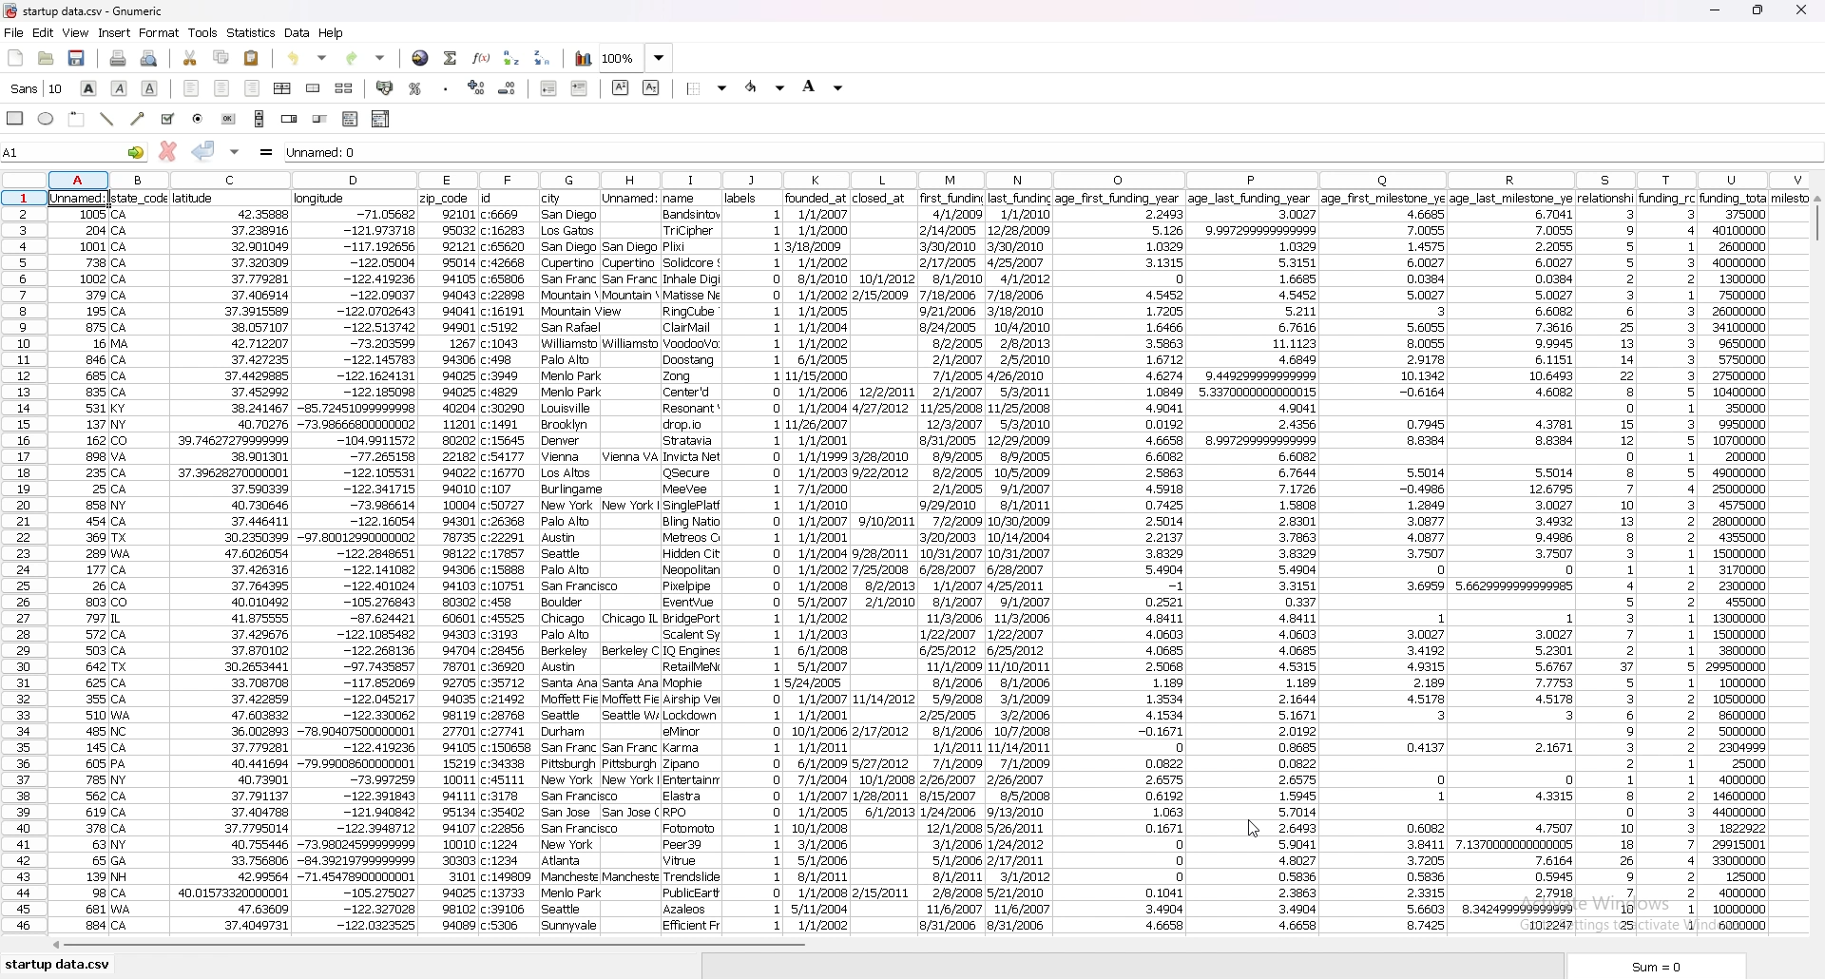 This screenshot has height=979, width=1825. I want to click on data, so click(953, 566).